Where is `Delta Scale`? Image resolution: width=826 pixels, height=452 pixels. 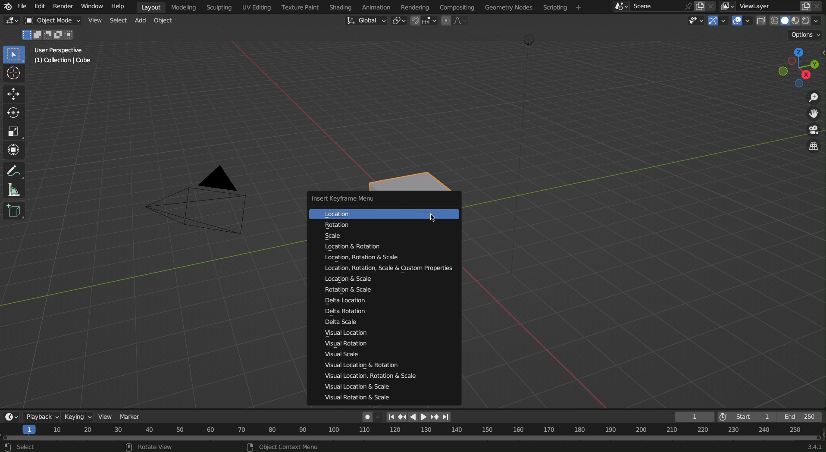 Delta Scale is located at coordinates (345, 323).